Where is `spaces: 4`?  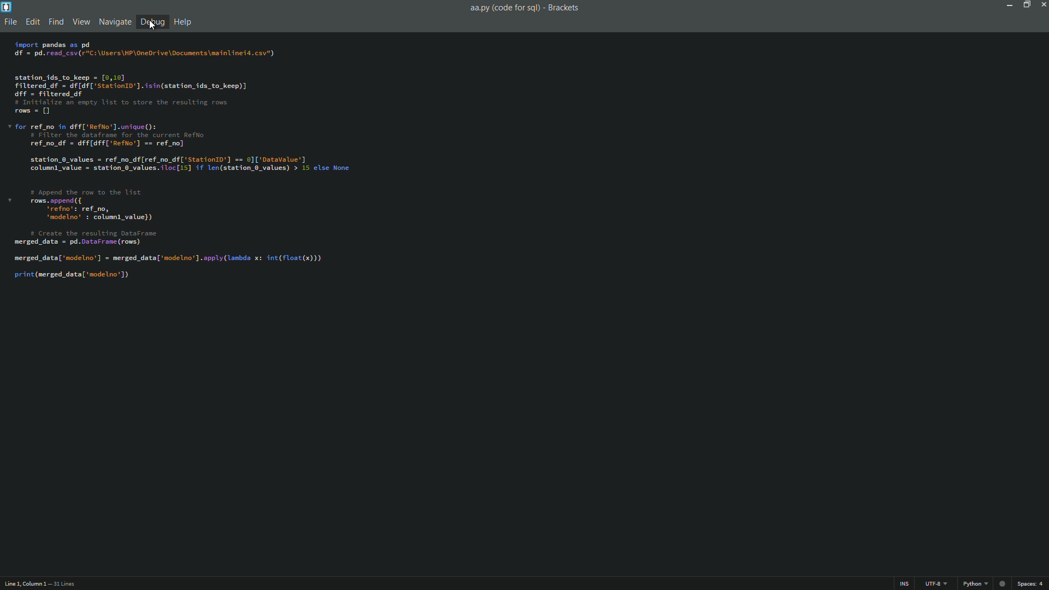 spaces: 4 is located at coordinates (1032, 583).